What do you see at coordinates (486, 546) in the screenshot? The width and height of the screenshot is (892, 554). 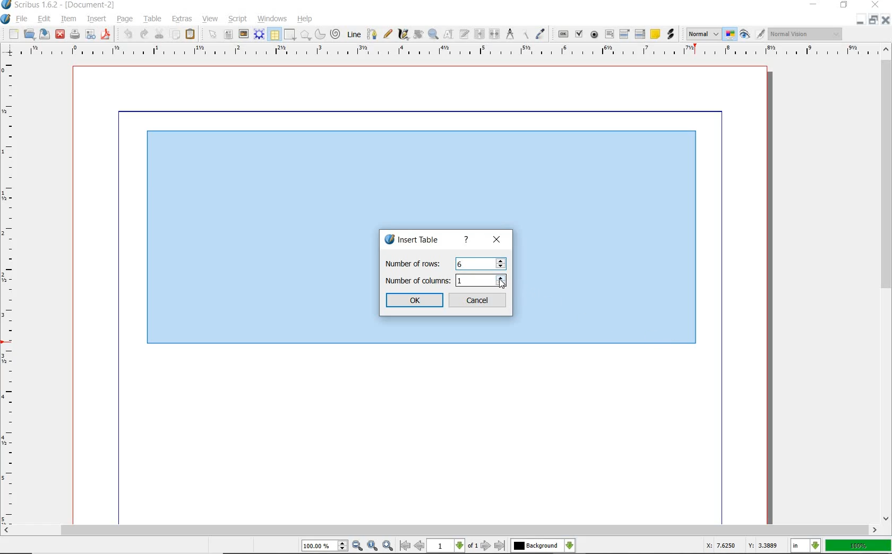 I see `go to next page` at bounding box center [486, 546].